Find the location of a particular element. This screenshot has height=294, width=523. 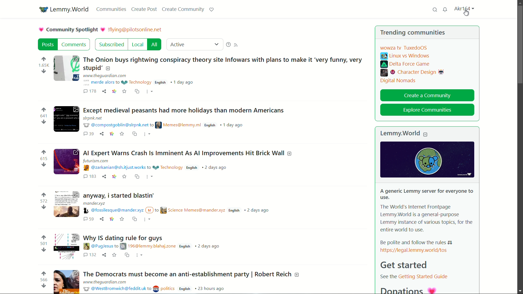

post-5 is located at coordinates (124, 238).